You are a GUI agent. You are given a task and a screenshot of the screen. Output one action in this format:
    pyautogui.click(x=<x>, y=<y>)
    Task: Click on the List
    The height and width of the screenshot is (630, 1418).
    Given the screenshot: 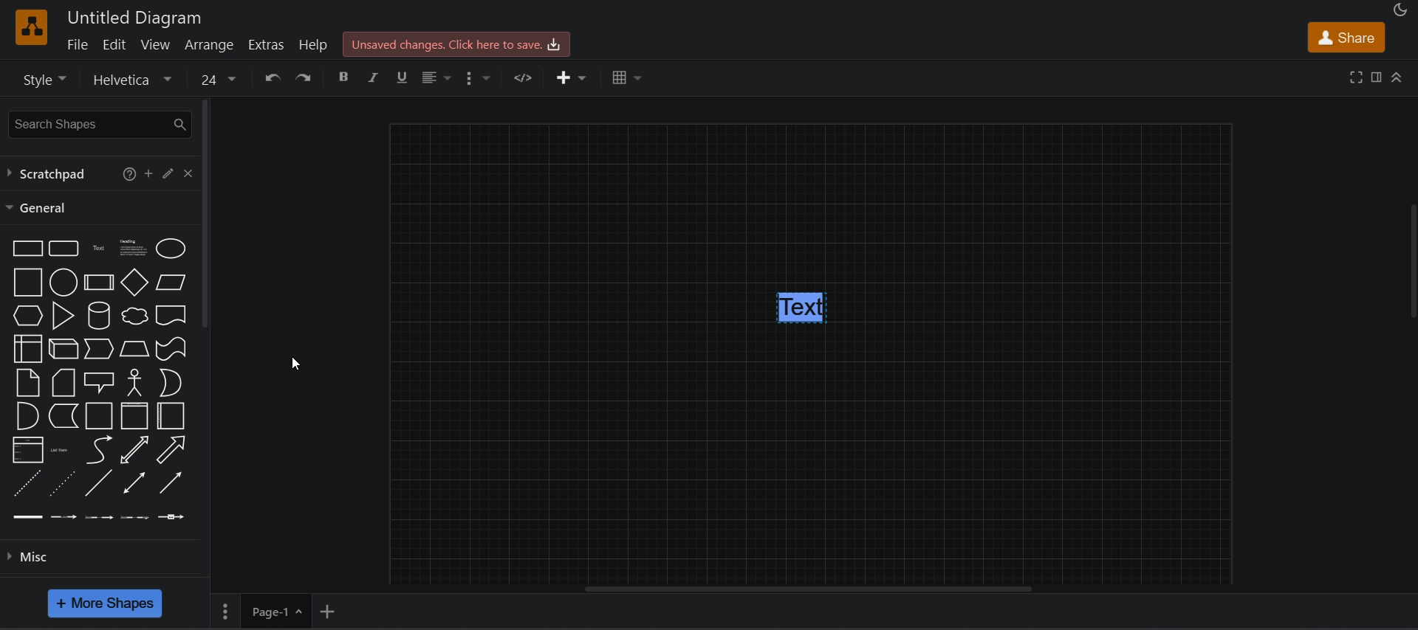 What is the action you would take?
    pyautogui.click(x=28, y=450)
    